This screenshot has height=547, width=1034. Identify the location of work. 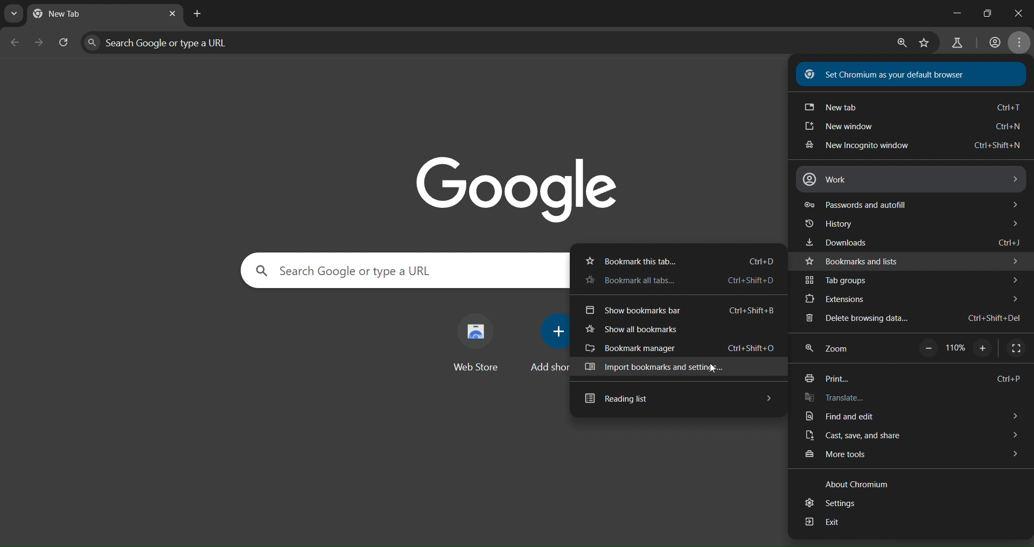
(910, 179).